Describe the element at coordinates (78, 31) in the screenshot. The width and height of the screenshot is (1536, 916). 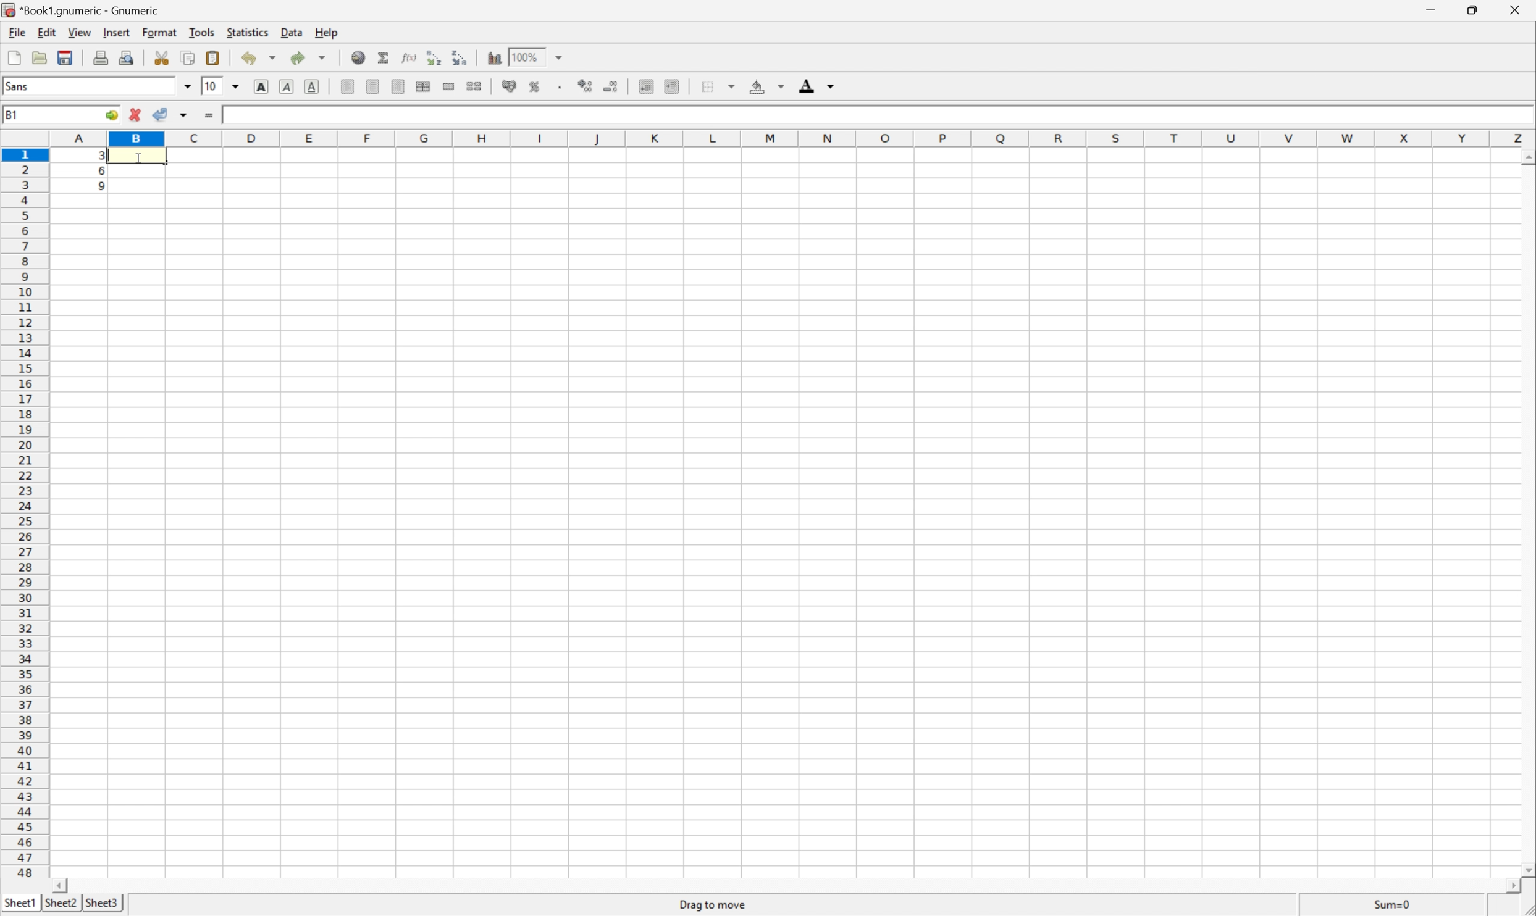
I see `View` at that location.